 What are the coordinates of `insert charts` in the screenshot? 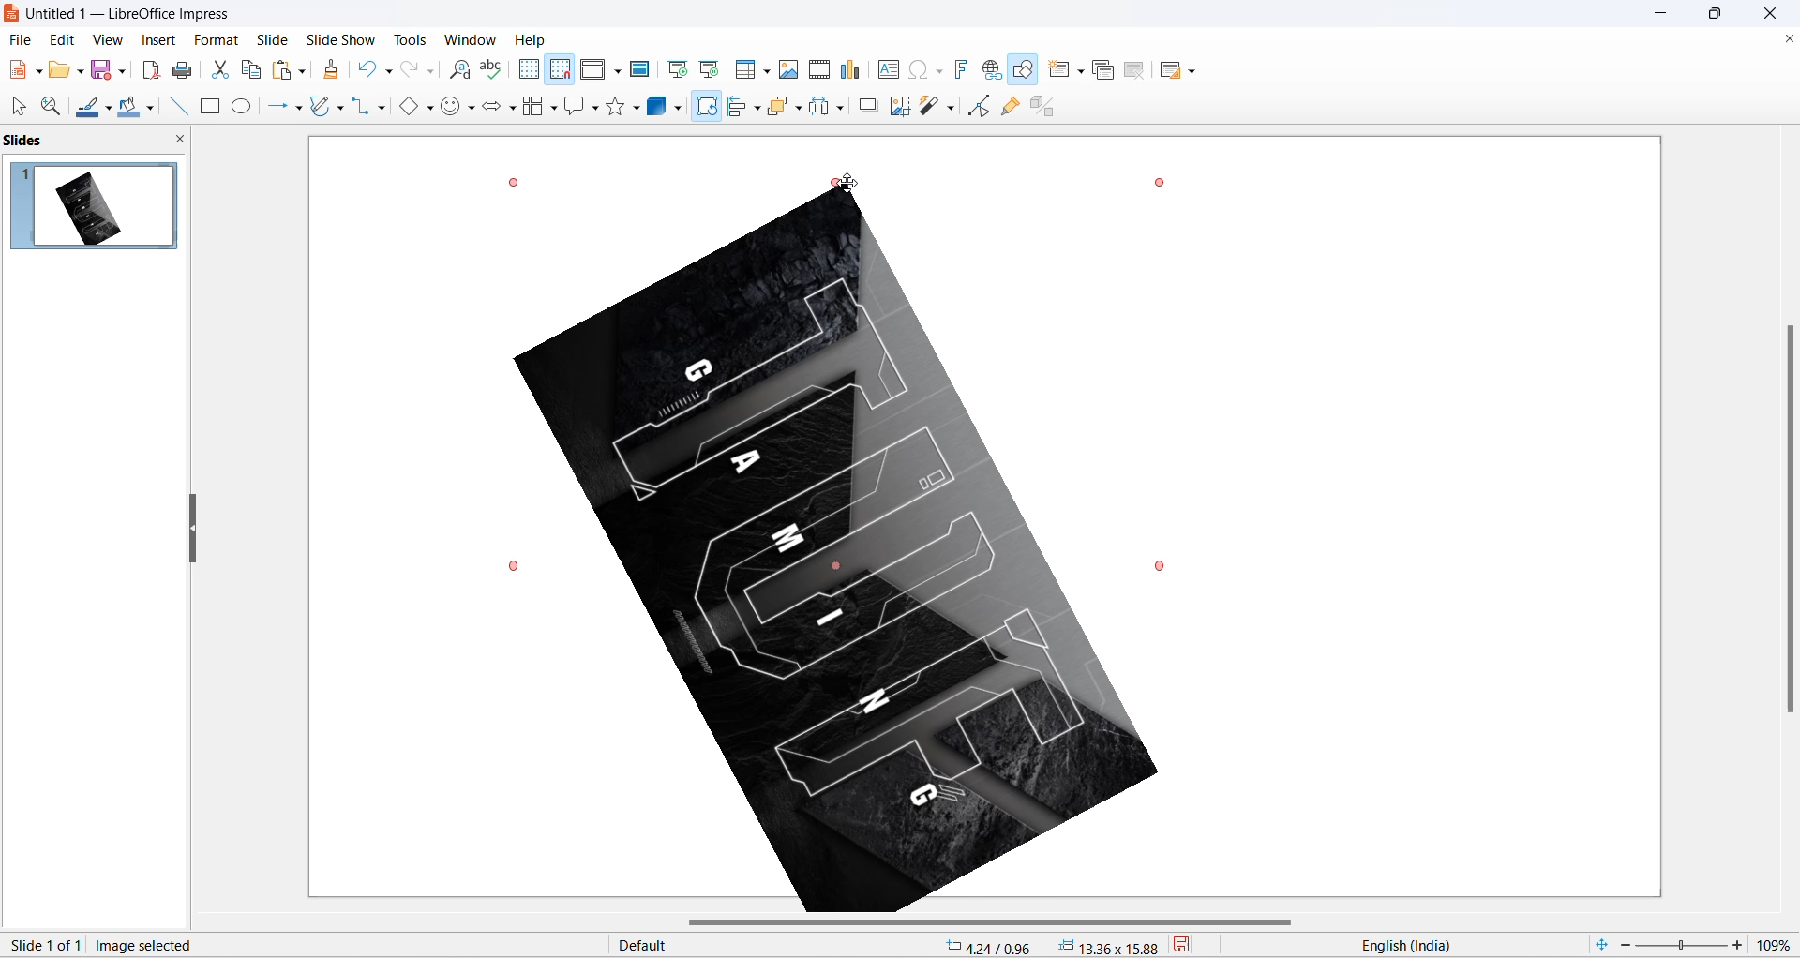 It's located at (851, 70).